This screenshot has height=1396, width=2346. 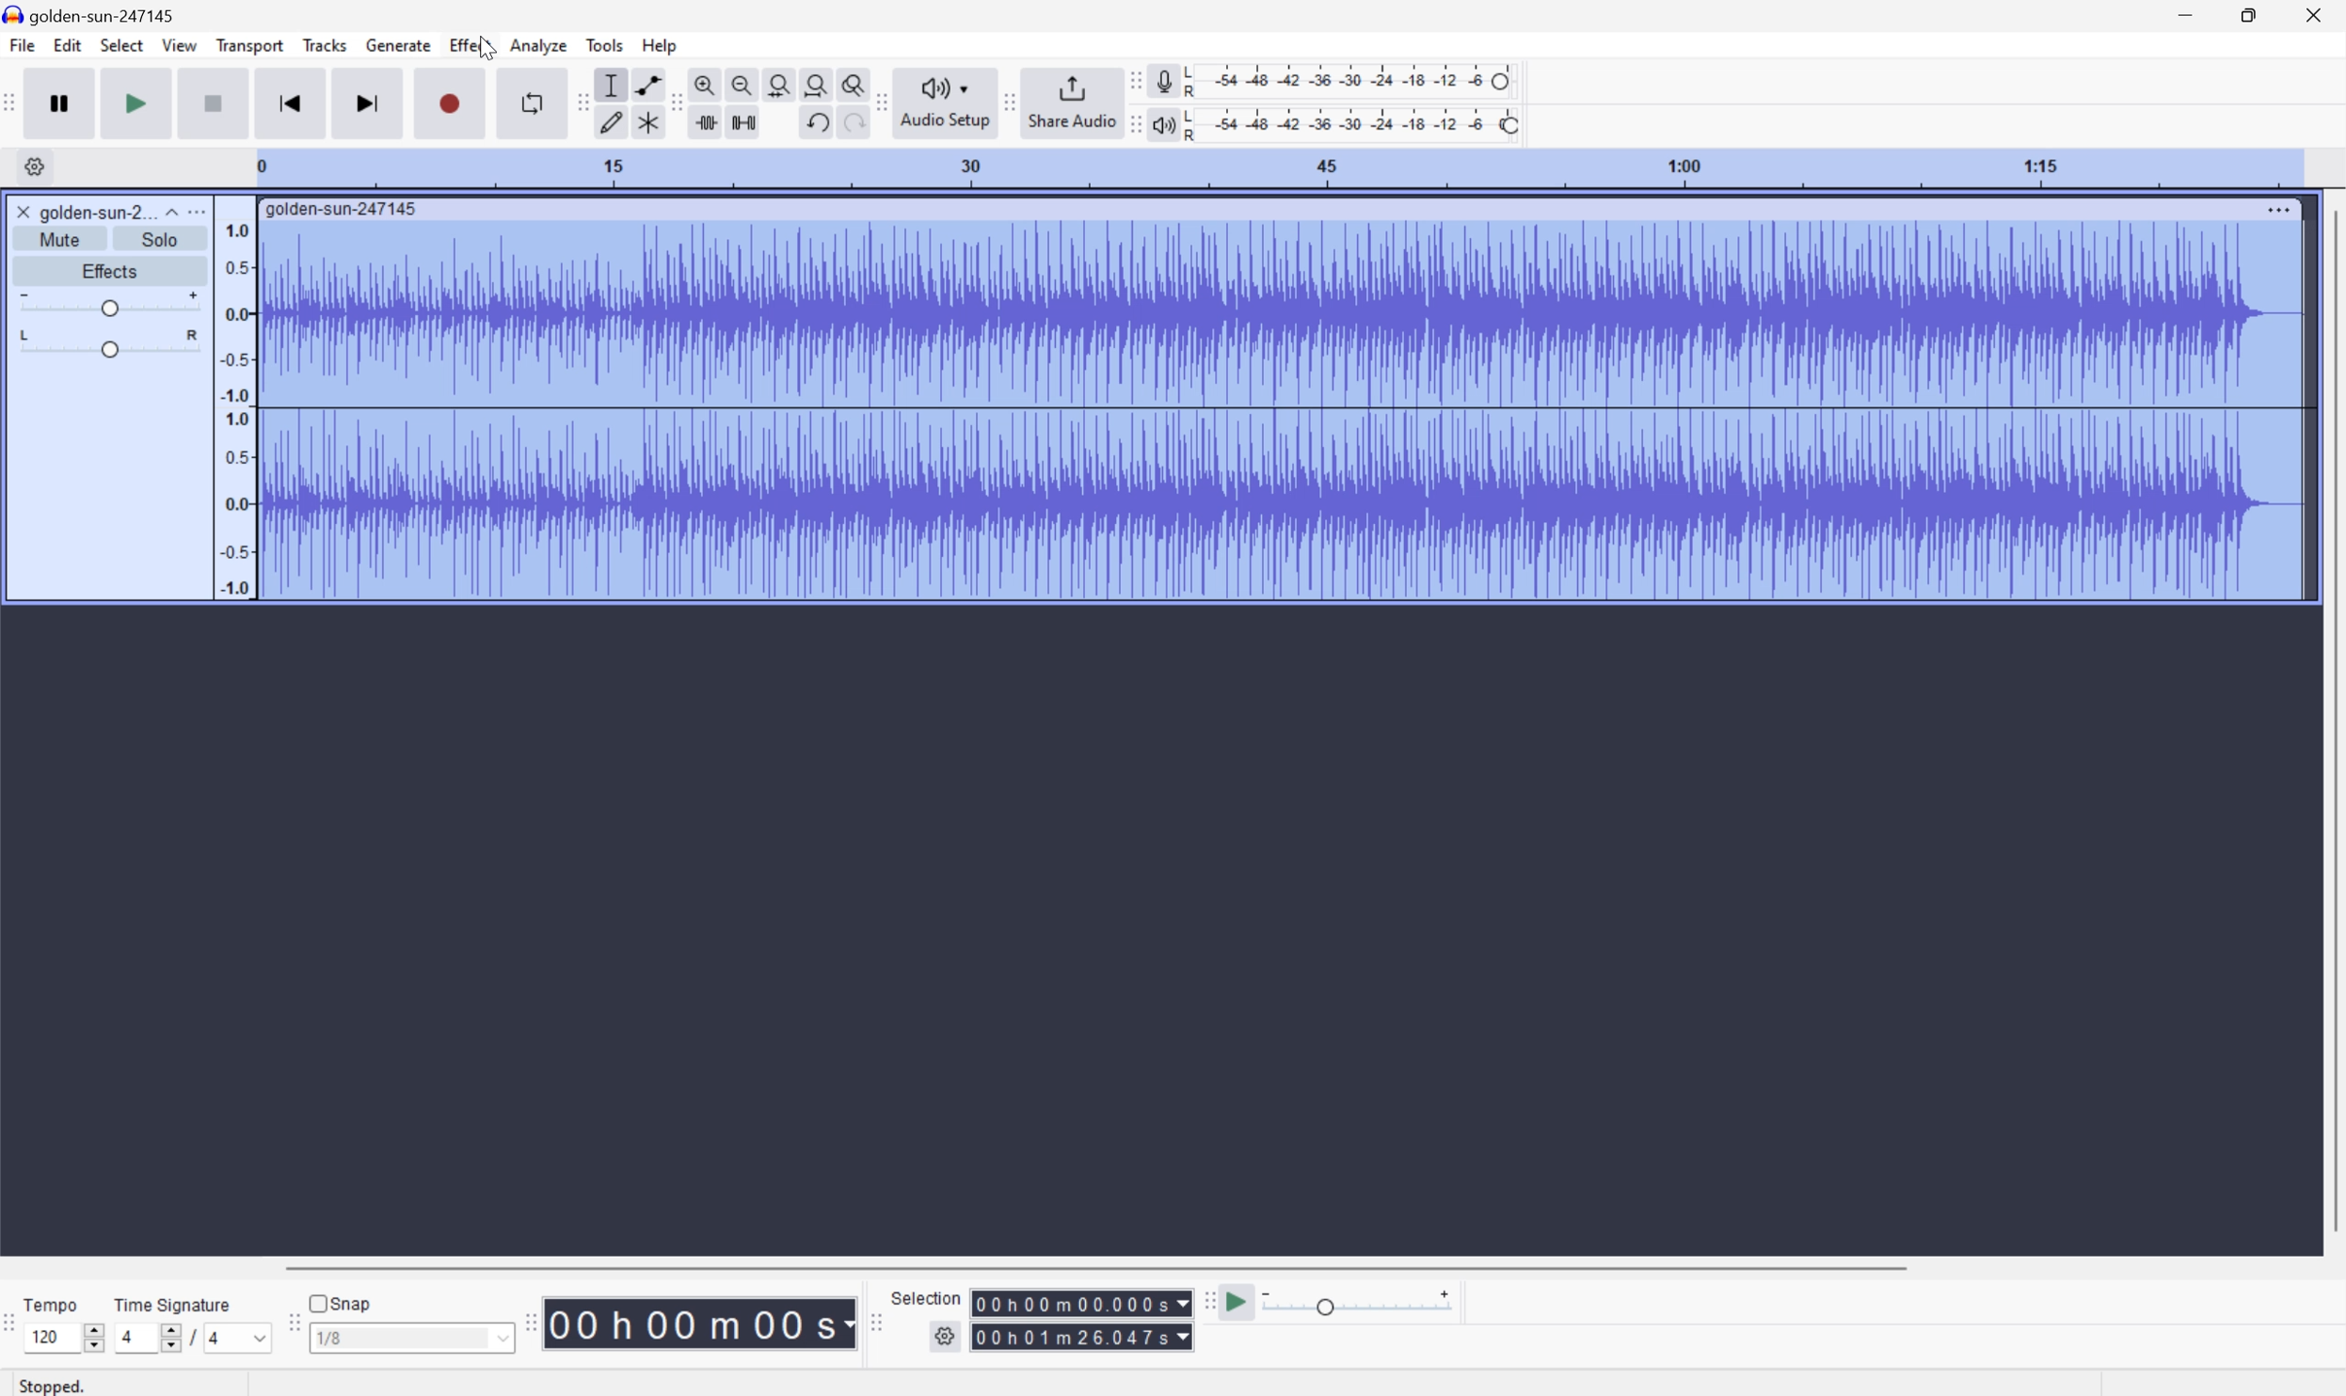 I want to click on Scale, so click(x=1276, y=167).